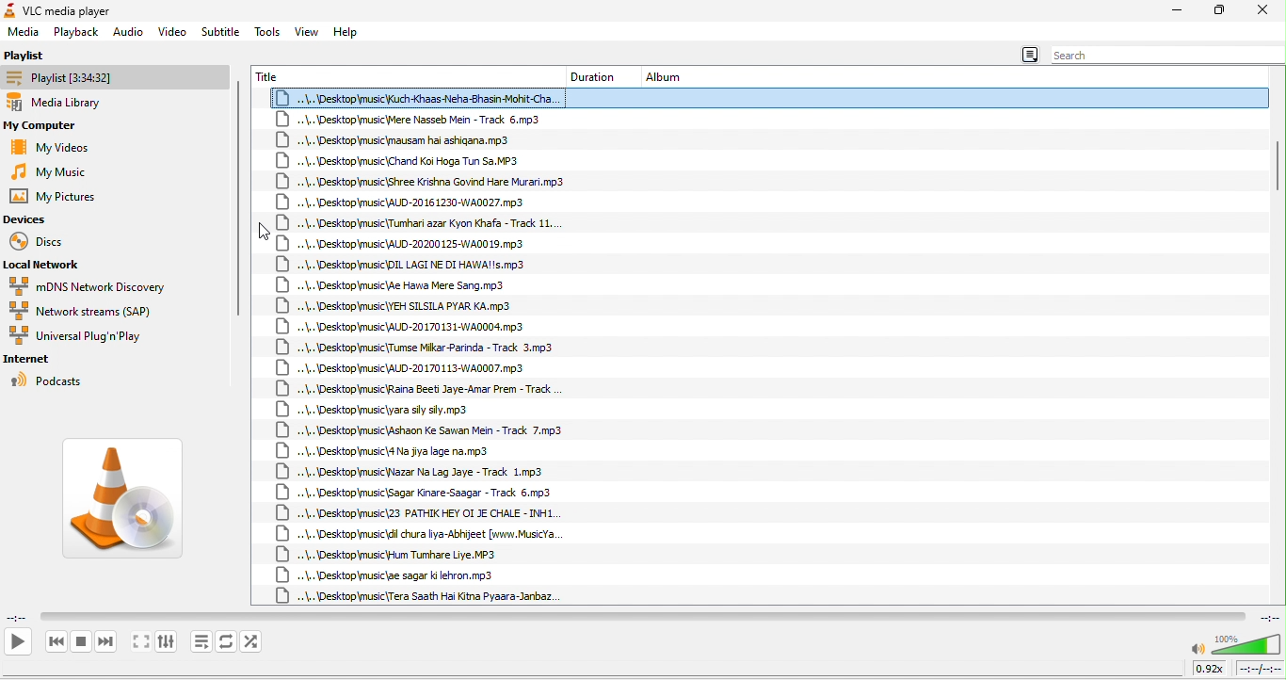 Image resolution: width=1286 pixels, height=680 pixels. What do you see at coordinates (24, 33) in the screenshot?
I see `media` at bounding box center [24, 33].